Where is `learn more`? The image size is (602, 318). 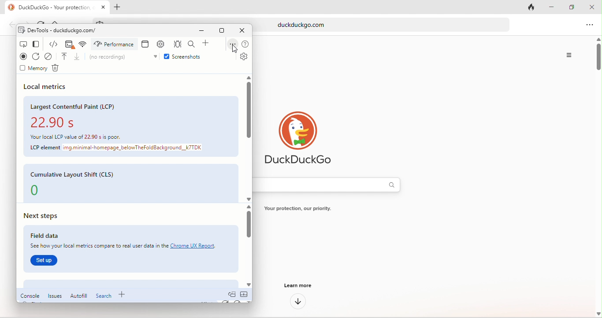 learn more is located at coordinates (297, 287).